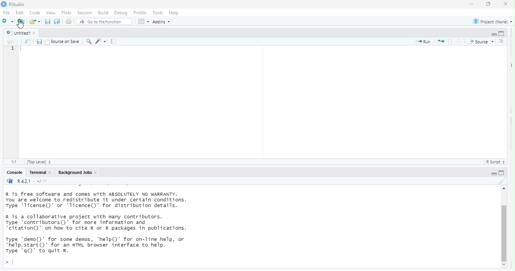 Image resolution: width=515 pixels, height=271 pixels. What do you see at coordinates (493, 34) in the screenshot?
I see `hide r script` at bounding box center [493, 34].